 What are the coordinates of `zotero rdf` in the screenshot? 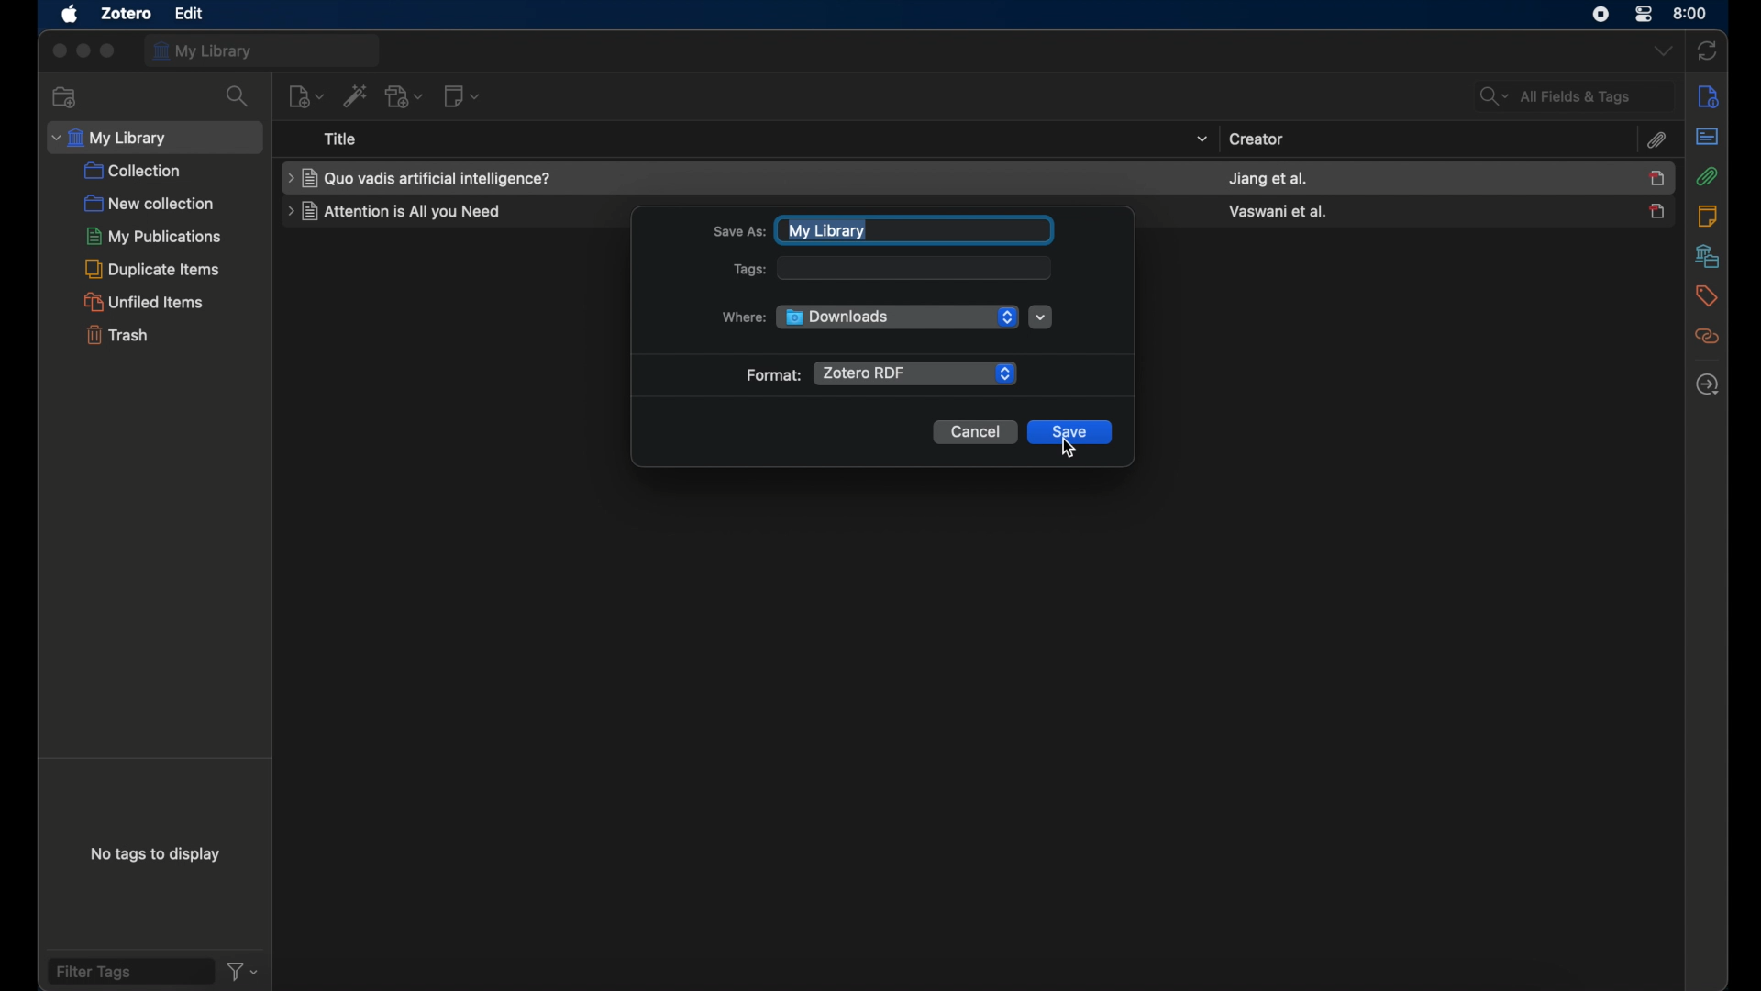 It's located at (915, 374).